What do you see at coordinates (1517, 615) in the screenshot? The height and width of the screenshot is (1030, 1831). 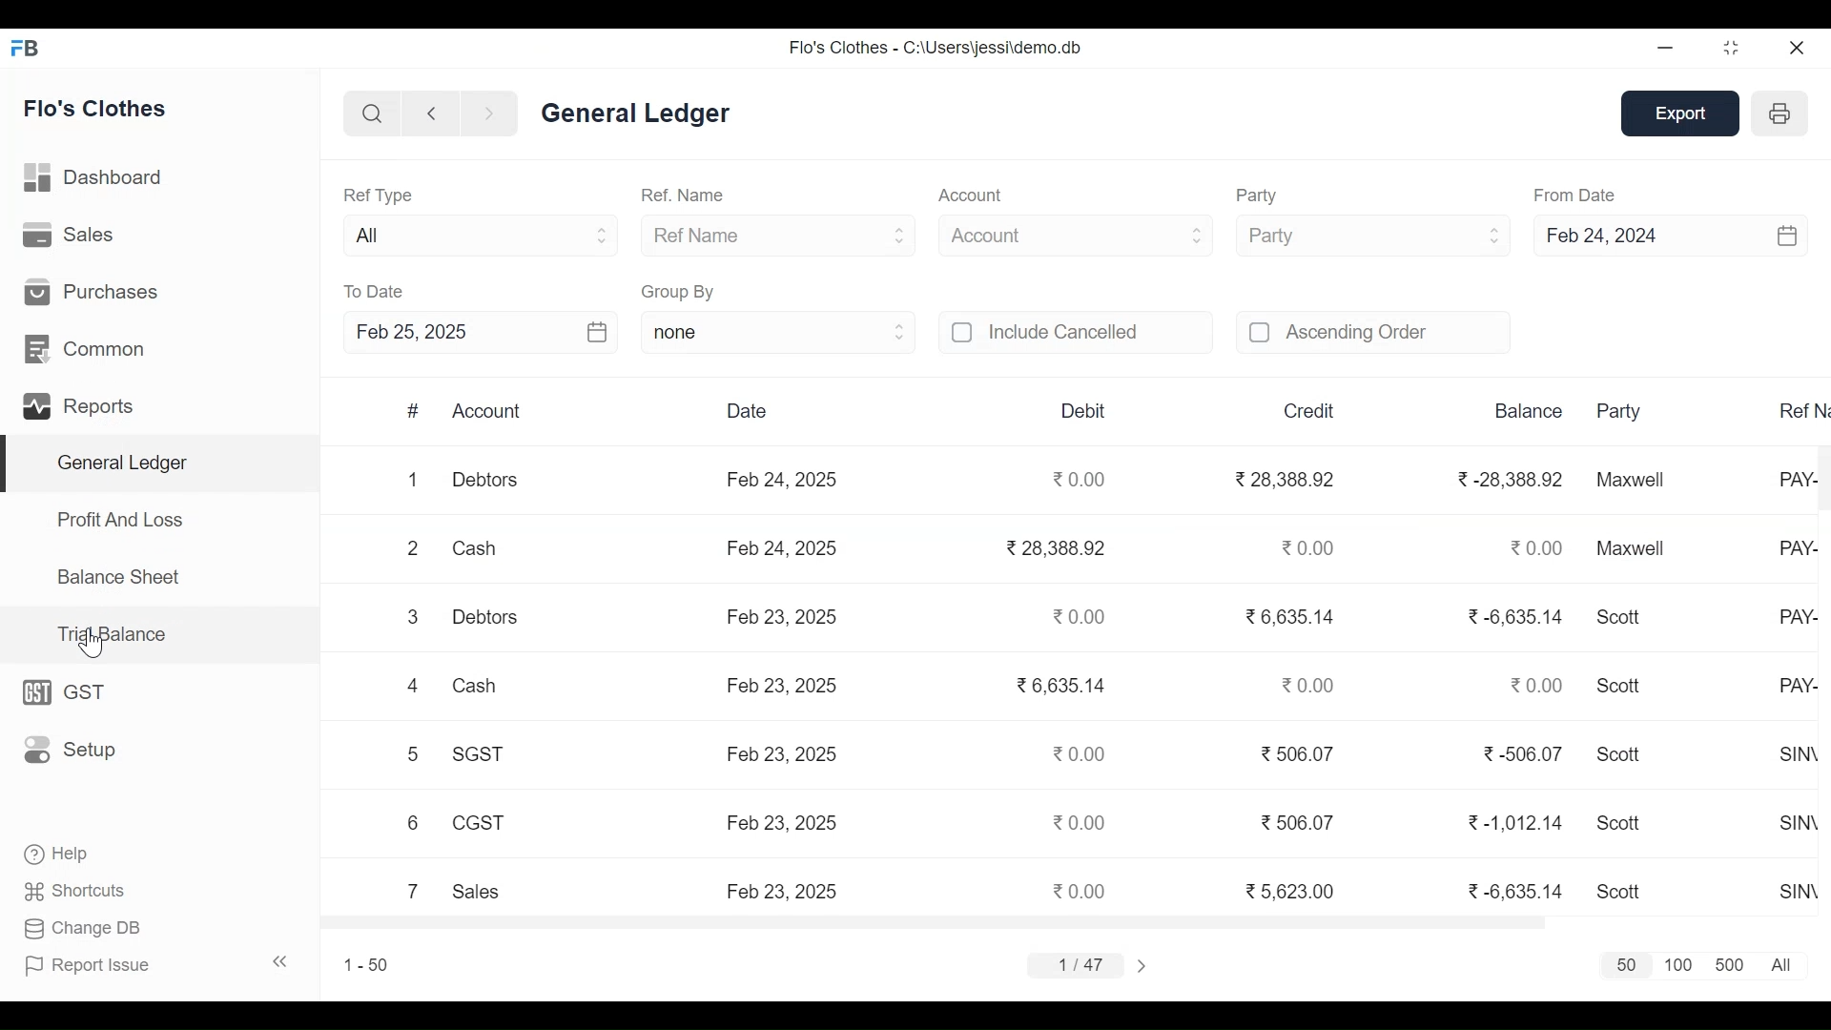 I see `-6,635.14` at bounding box center [1517, 615].